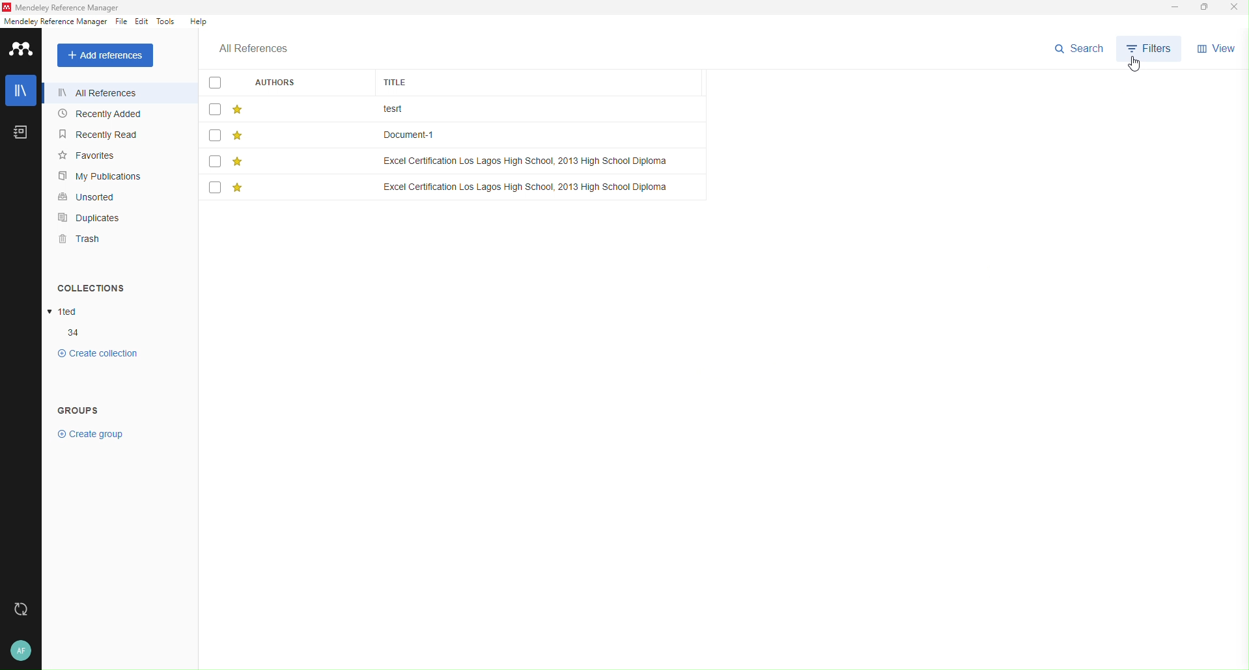 Image resolution: width=1249 pixels, height=670 pixels. Describe the element at coordinates (23, 611) in the screenshot. I see `Refresh` at that location.